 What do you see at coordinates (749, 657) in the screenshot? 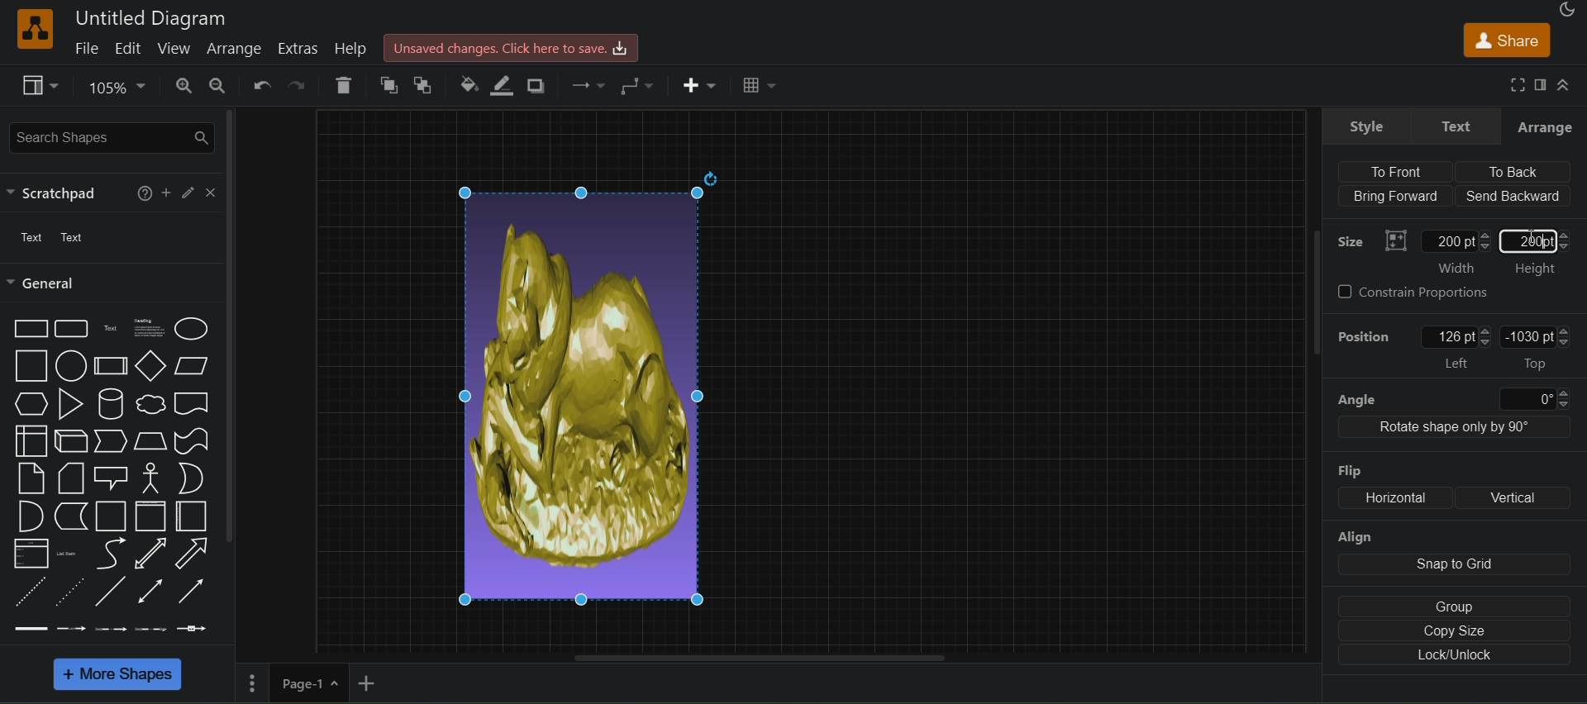
I see `horizontal scroll bar` at bounding box center [749, 657].